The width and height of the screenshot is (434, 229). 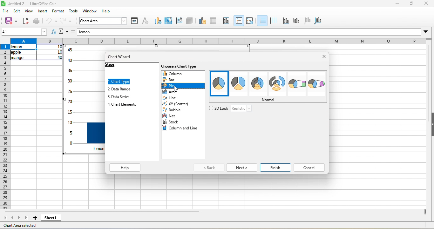 What do you see at coordinates (426, 32) in the screenshot?
I see `Drop-down ` at bounding box center [426, 32].